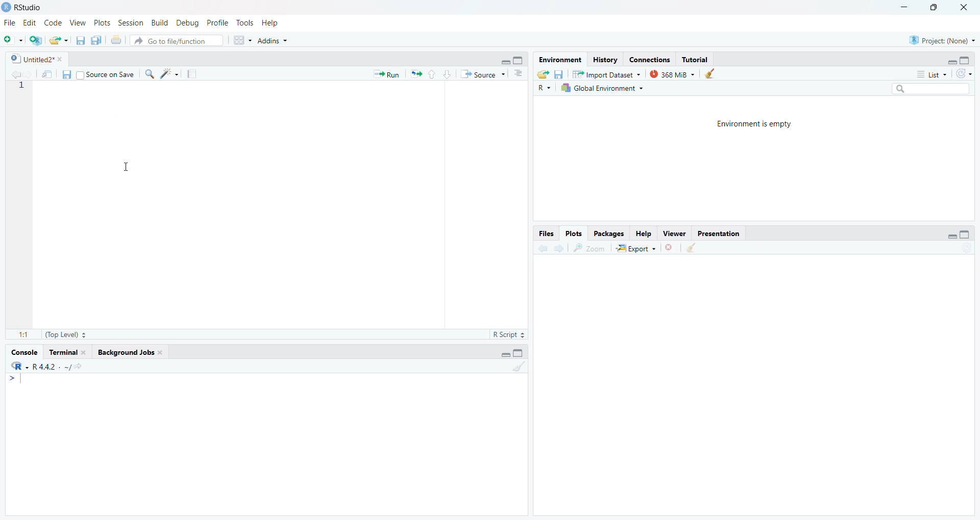 The image size is (980, 520). Describe the element at coordinates (649, 59) in the screenshot. I see `Connections` at that location.